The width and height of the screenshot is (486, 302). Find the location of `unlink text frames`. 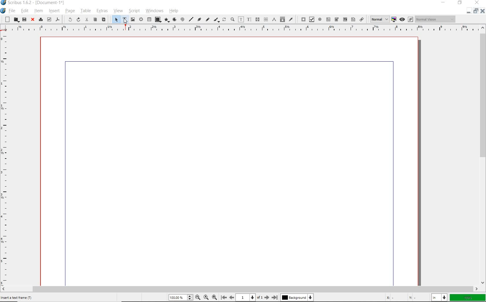

unlink text frames is located at coordinates (266, 20).